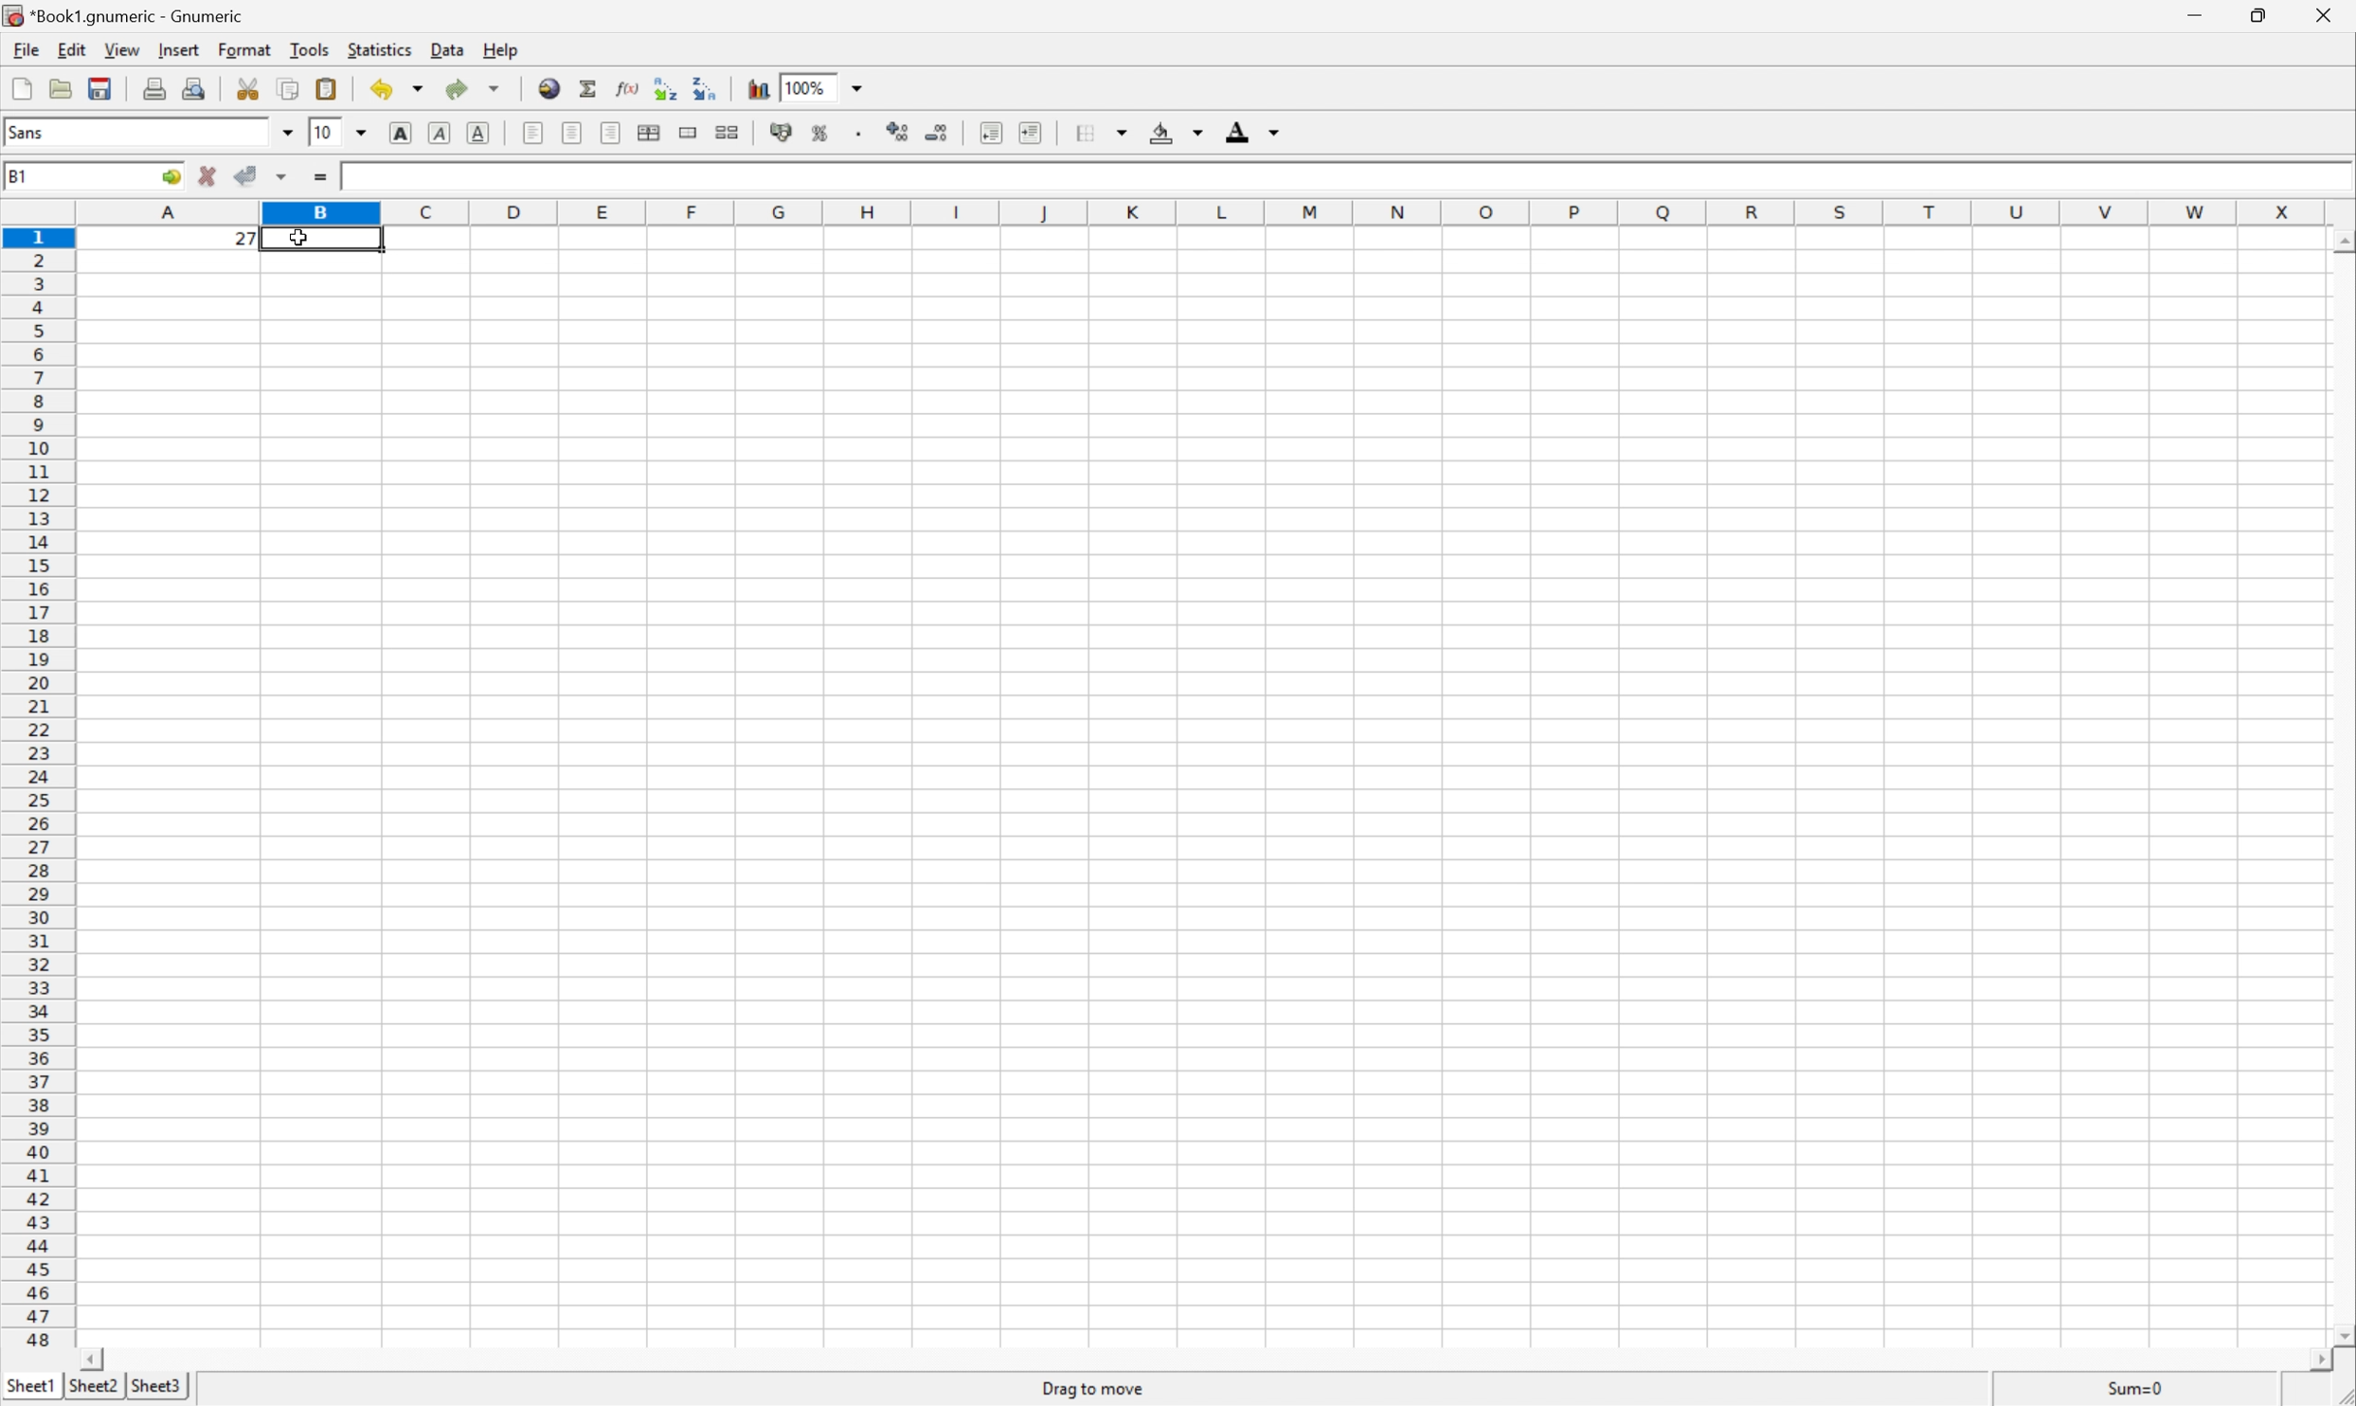 Image resolution: width=2356 pixels, height=1406 pixels. I want to click on Foreground, so click(1251, 129).